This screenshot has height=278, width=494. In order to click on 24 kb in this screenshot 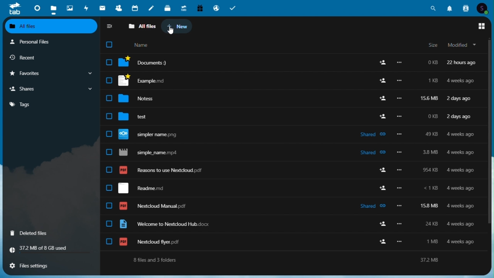, I will do `click(430, 224)`.